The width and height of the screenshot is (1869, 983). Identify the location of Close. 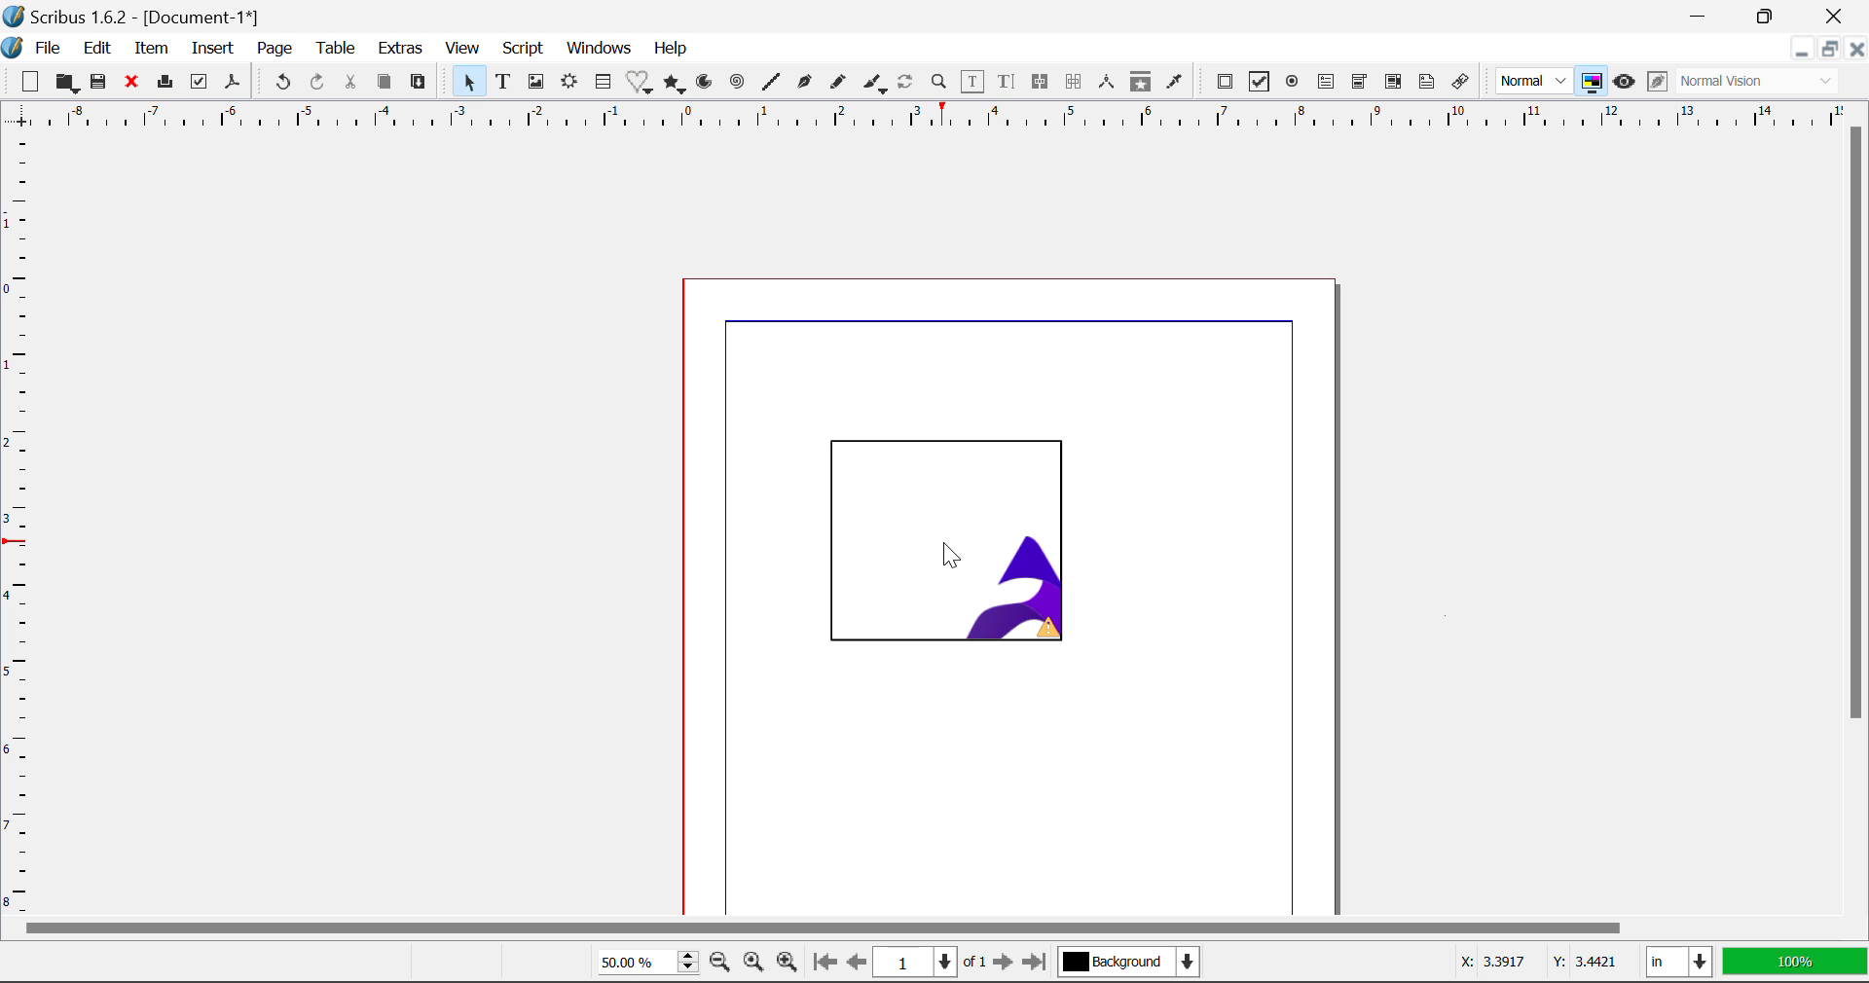
(130, 83).